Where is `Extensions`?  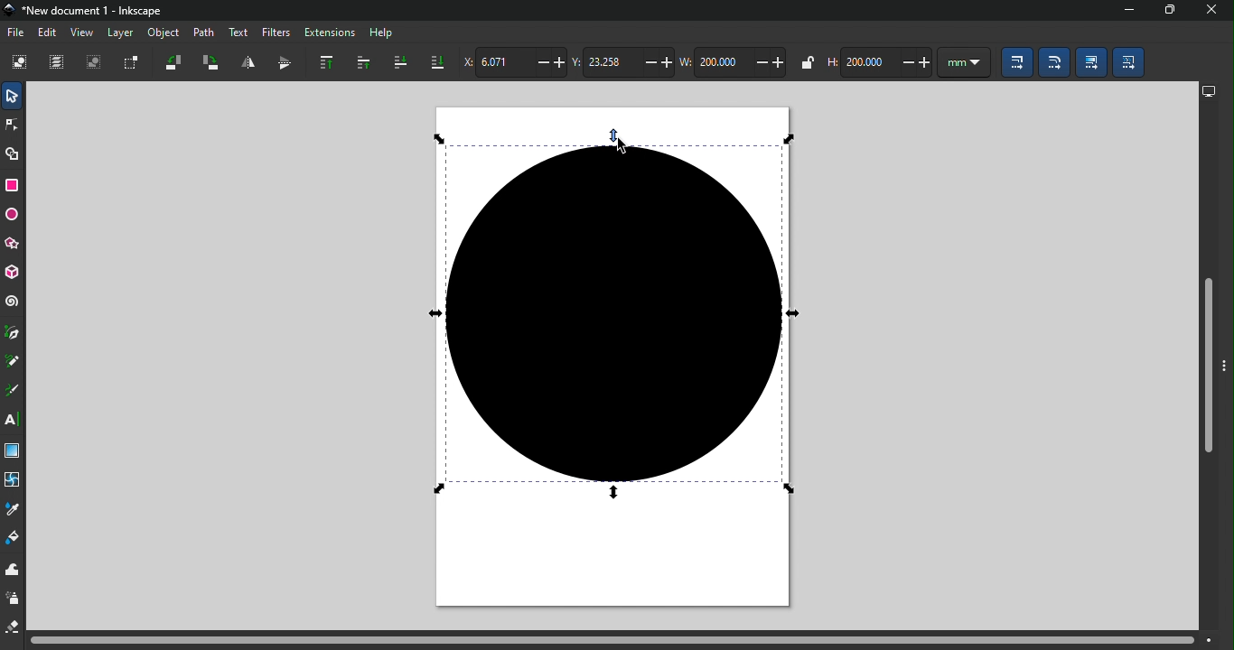
Extensions is located at coordinates (330, 32).